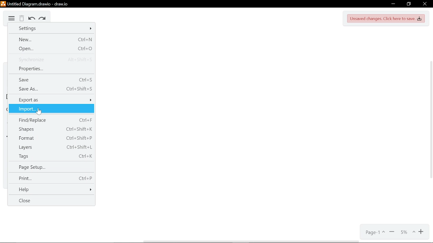 The height and width of the screenshot is (243, 433). Describe the element at coordinates (11, 19) in the screenshot. I see `Diagram` at that location.